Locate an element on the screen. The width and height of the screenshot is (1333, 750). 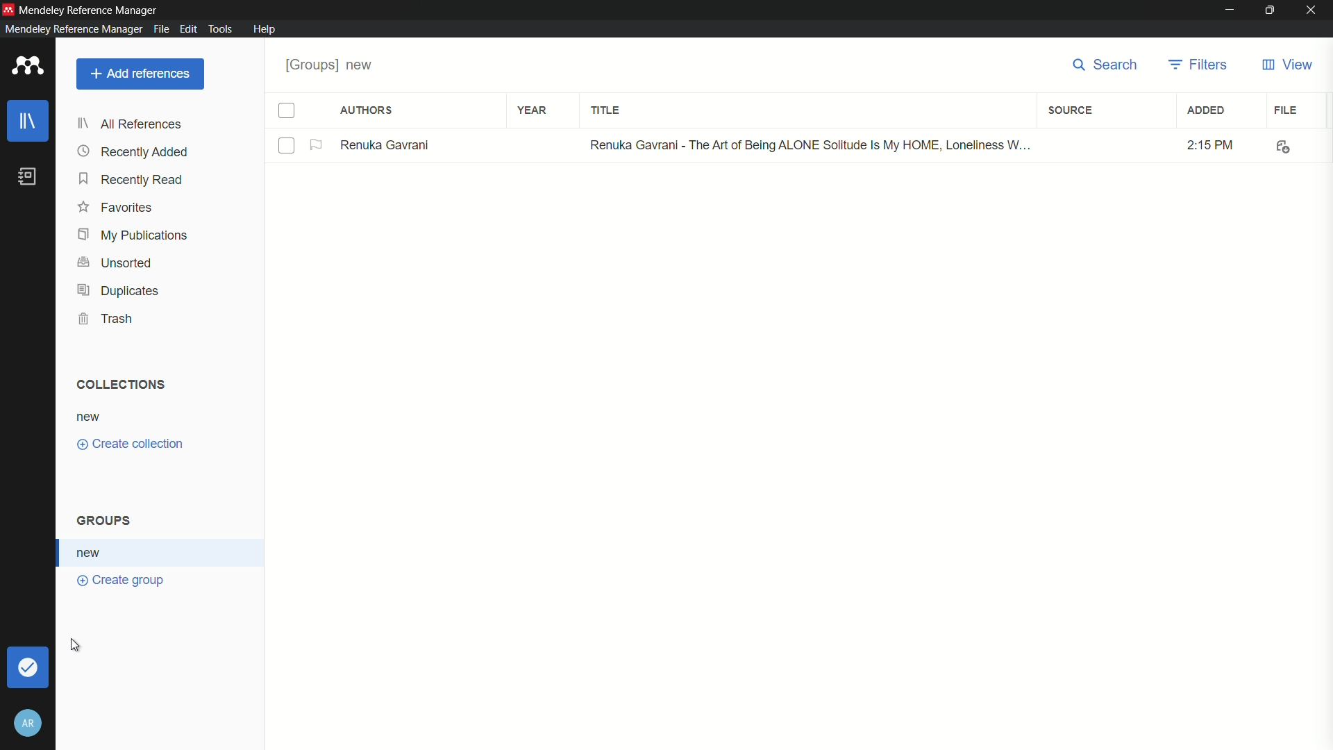
app icon is located at coordinates (28, 67).